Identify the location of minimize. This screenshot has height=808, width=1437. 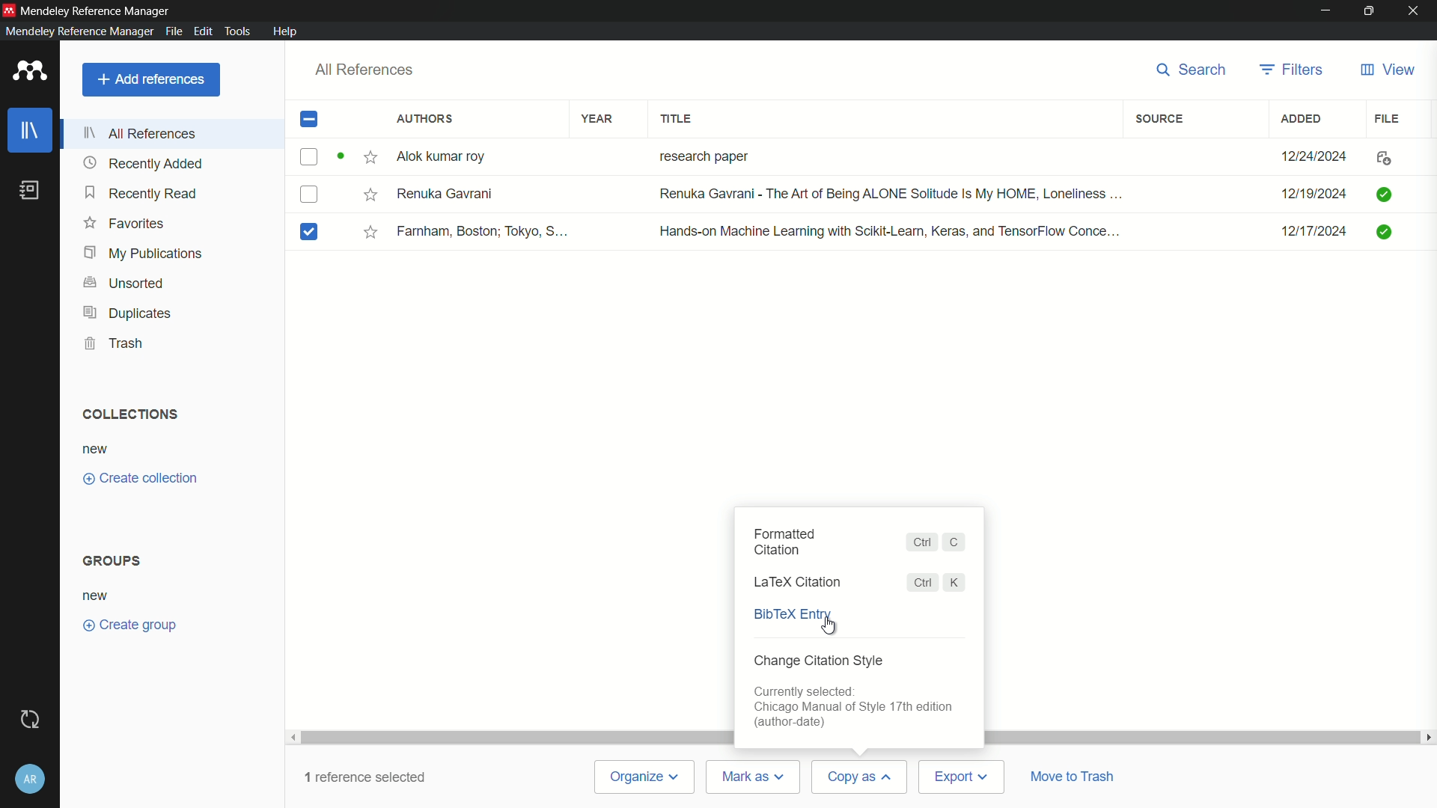
(1323, 10).